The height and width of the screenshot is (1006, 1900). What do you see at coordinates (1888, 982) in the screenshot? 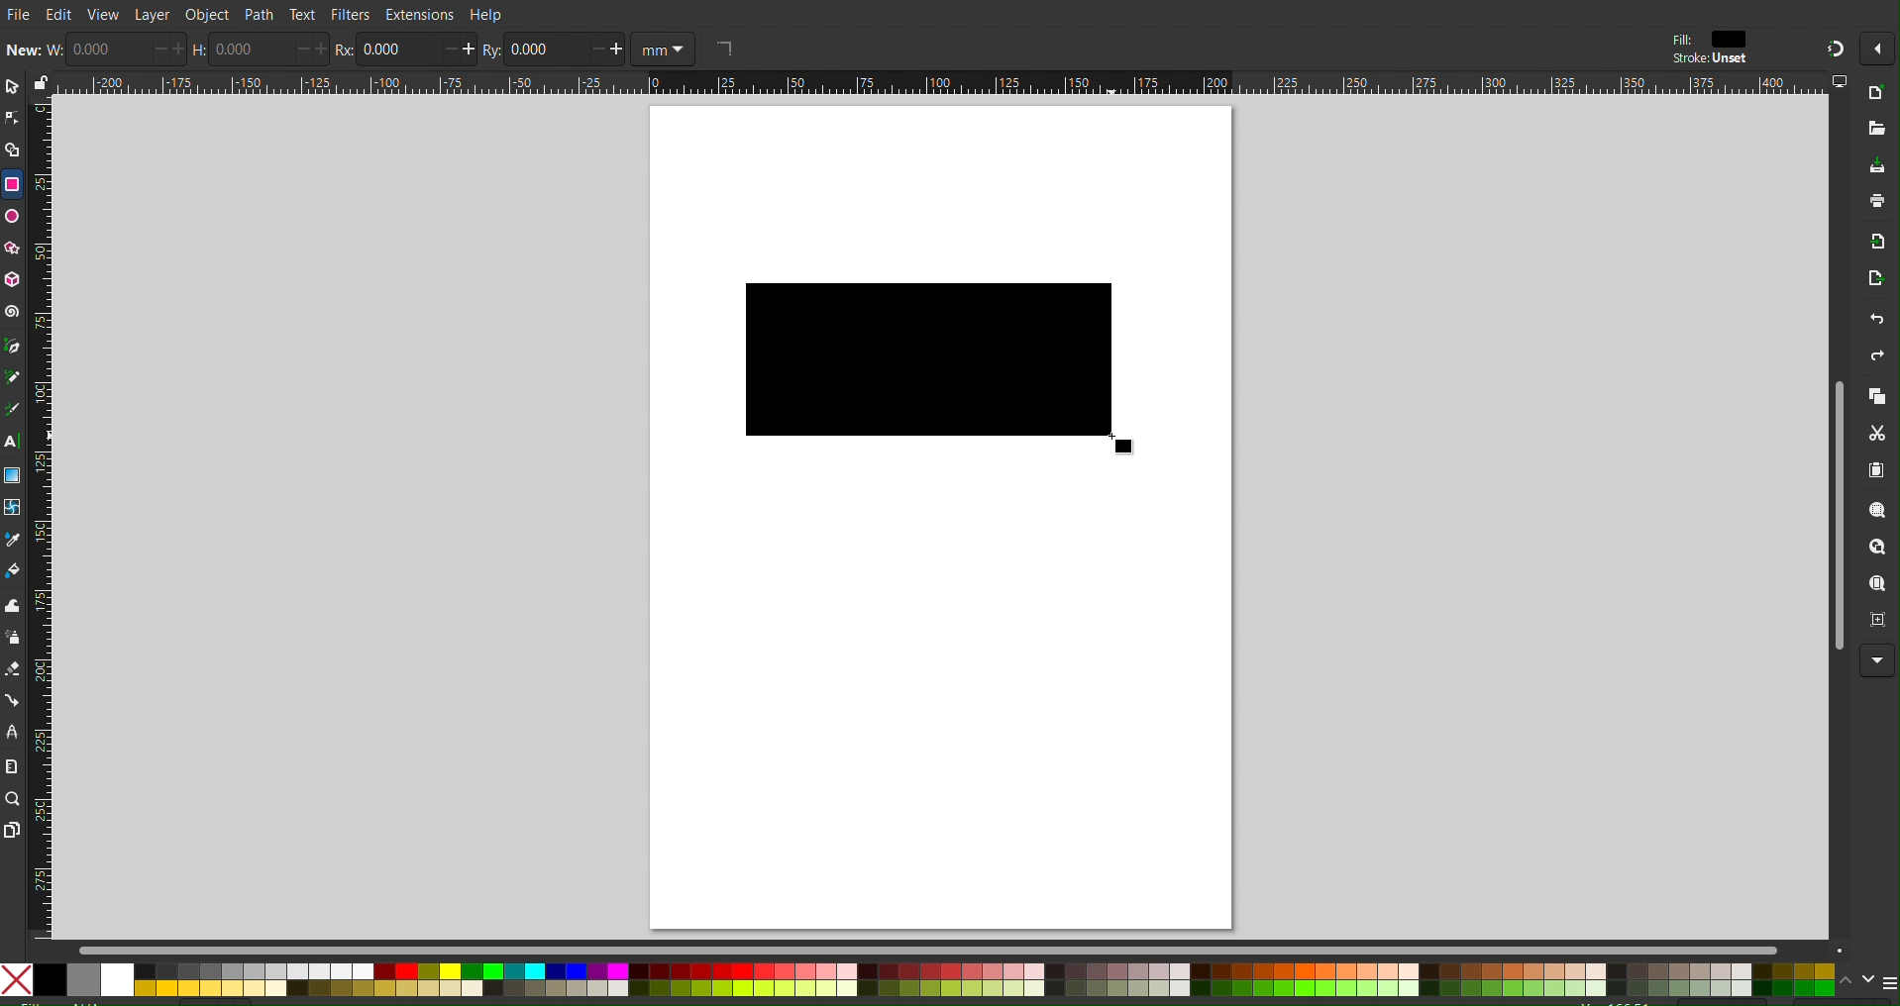
I see `menu` at bounding box center [1888, 982].